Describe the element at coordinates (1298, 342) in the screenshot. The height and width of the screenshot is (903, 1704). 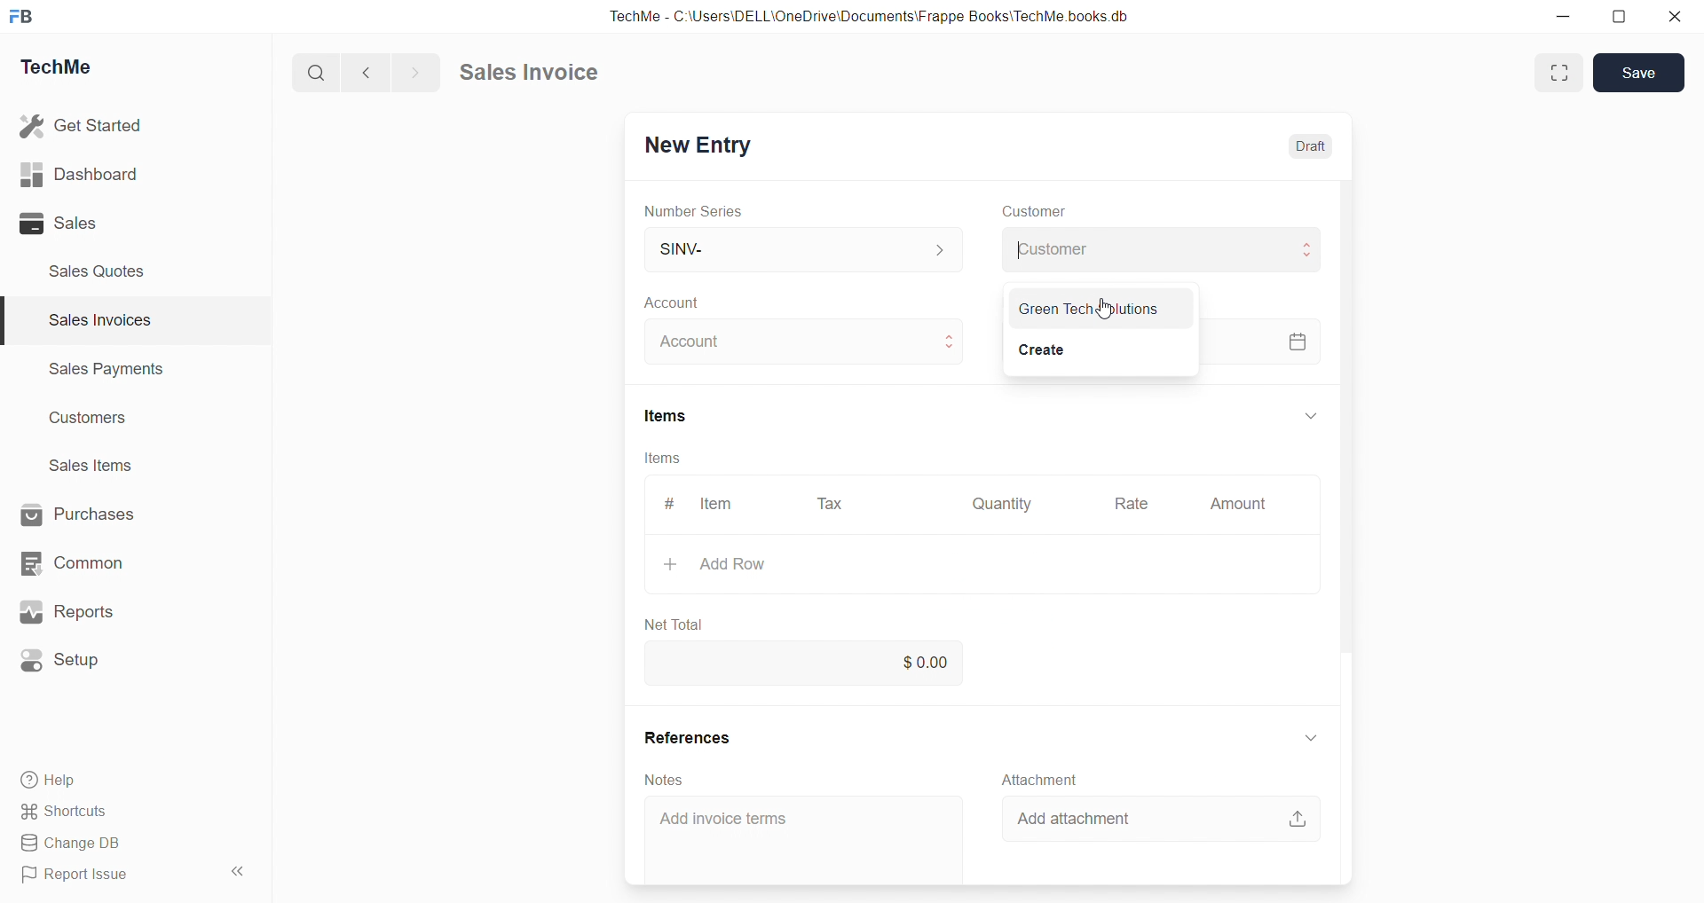
I see `calendar` at that location.